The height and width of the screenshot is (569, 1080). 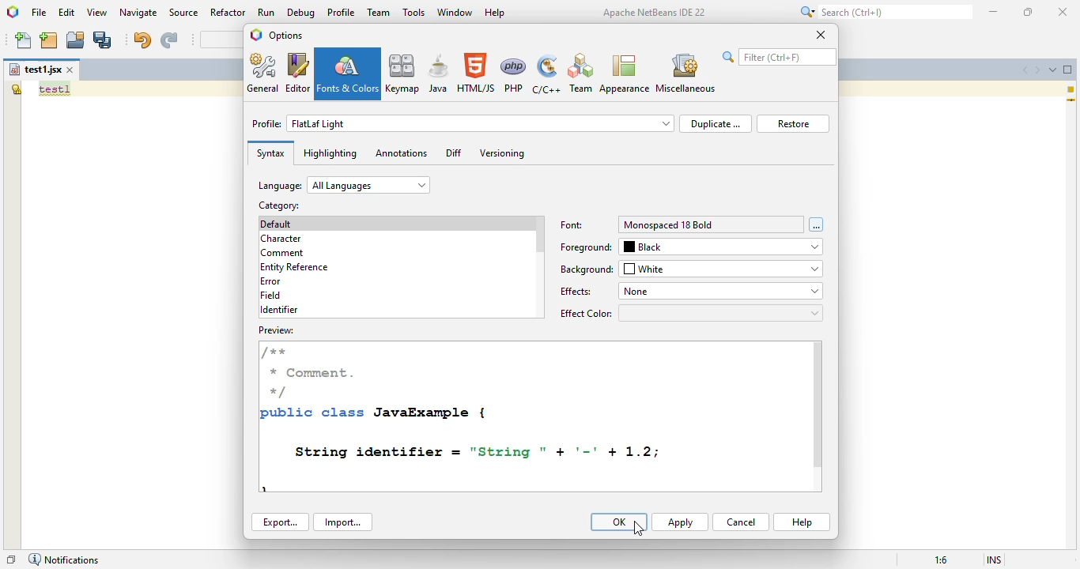 What do you see at coordinates (342, 12) in the screenshot?
I see `profile` at bounding box center [342, 12].